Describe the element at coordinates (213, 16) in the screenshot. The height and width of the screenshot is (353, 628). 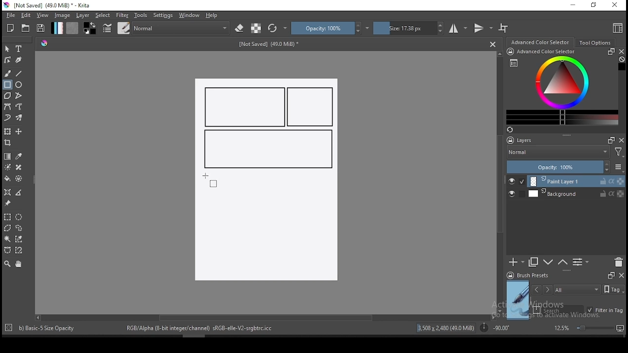
I see `help` at that location.